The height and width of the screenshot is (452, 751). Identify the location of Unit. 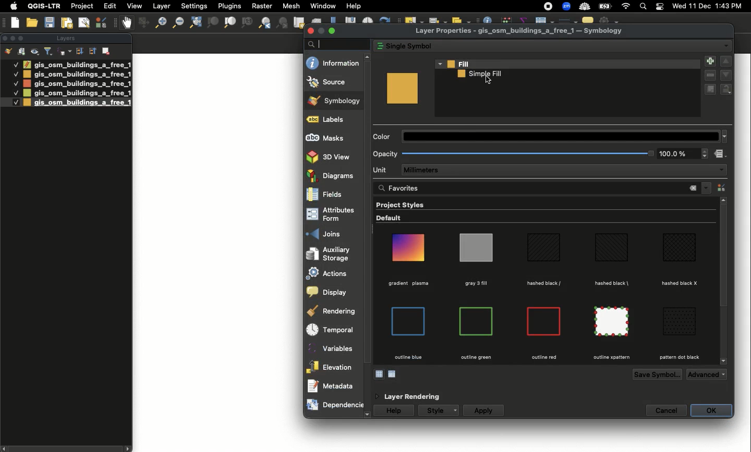
(383, 170).